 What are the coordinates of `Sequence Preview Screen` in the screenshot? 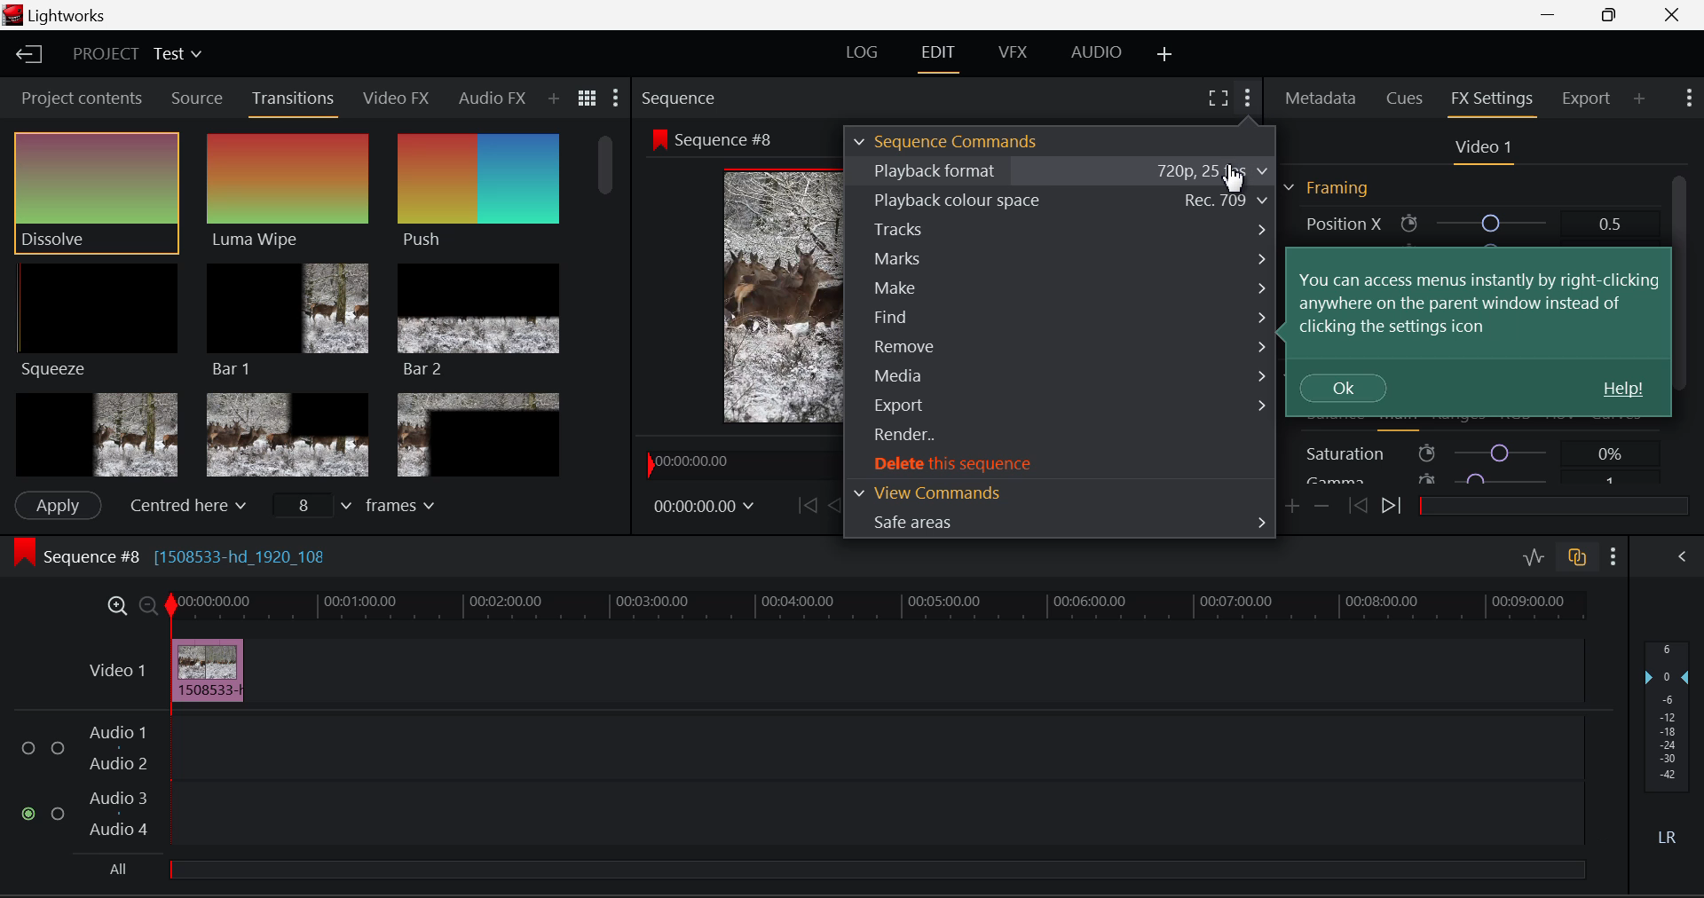 It's located at (740, 296).